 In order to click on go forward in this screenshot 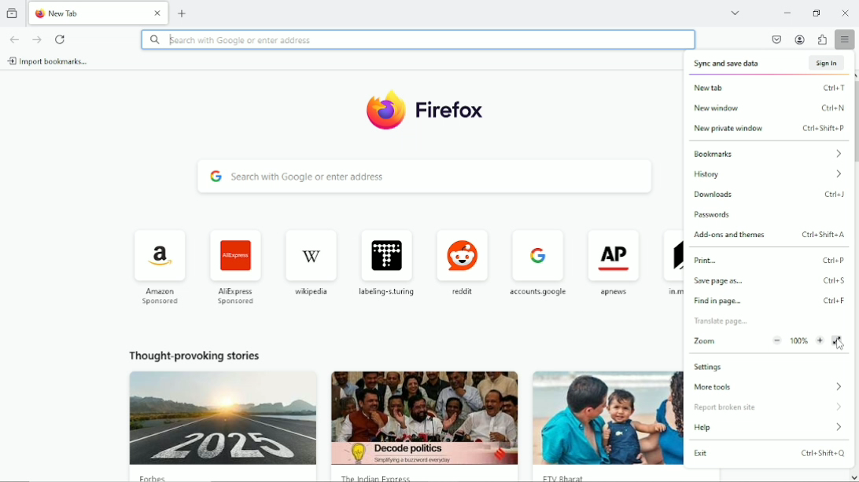, I will do `click(36, 39)`.